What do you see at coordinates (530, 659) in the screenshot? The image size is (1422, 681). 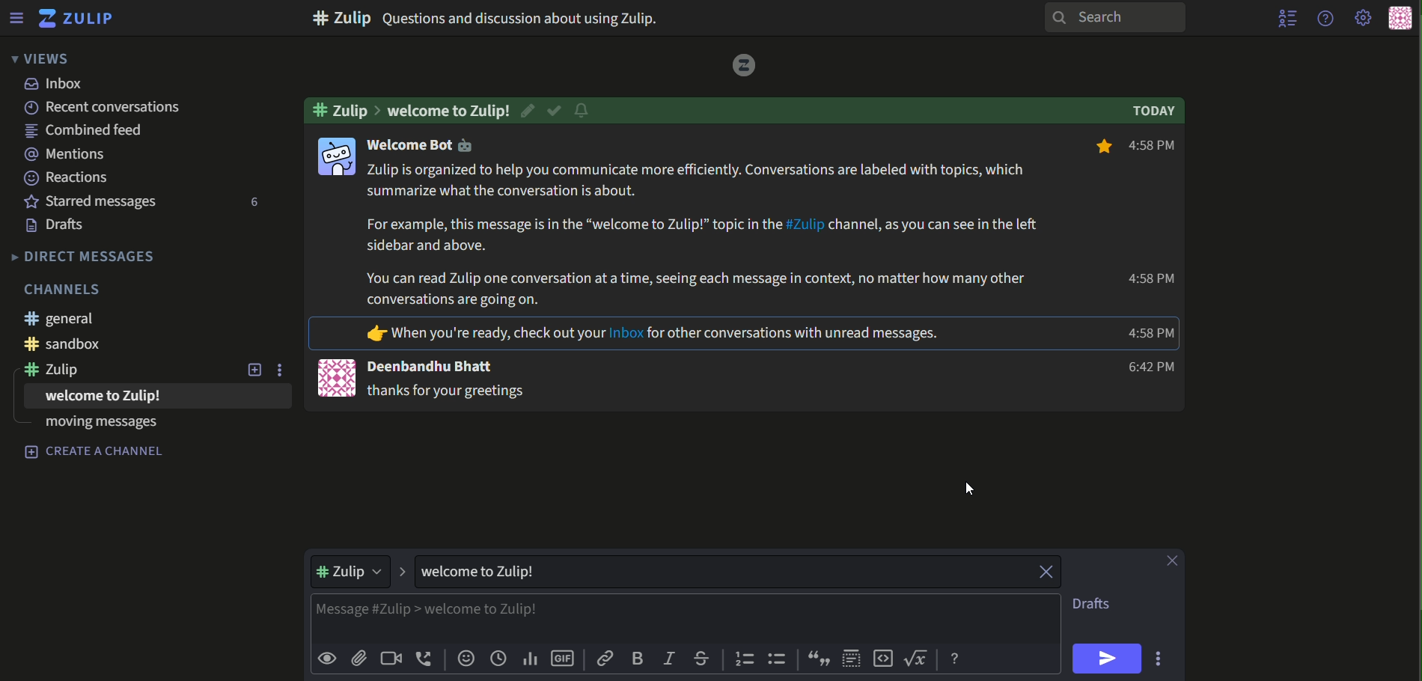 I see `add poll` at bounding box center [530, 659].